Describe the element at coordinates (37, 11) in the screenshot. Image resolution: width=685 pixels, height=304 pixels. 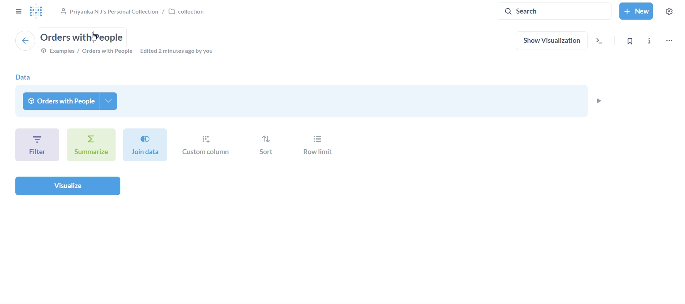
I see `logo` at that location.